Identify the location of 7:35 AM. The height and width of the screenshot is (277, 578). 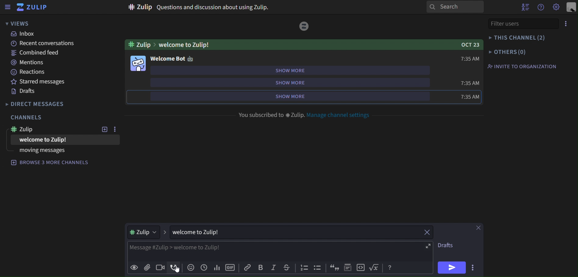
(469, 89).